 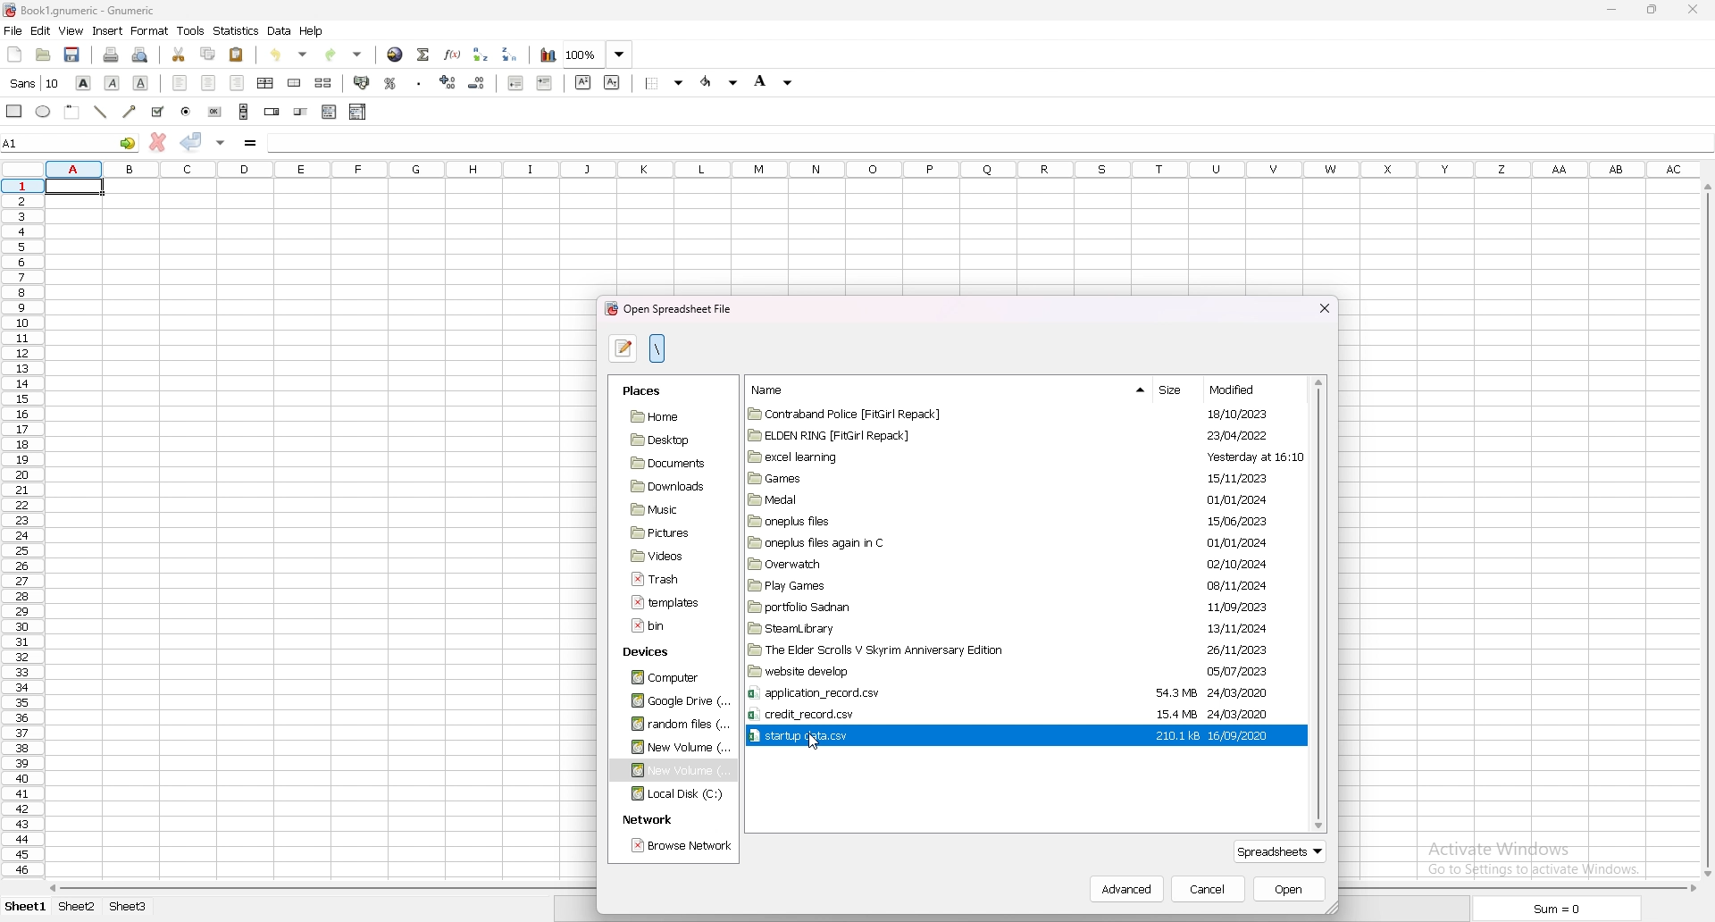 I want to click on increase indent, so click(x=545, y=83).